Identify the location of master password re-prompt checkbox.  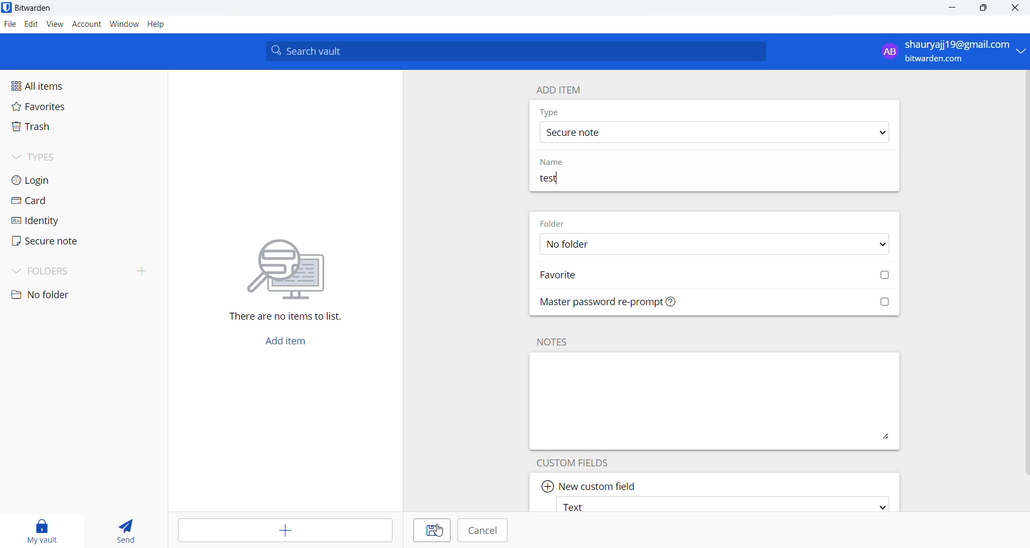
(718, 304).